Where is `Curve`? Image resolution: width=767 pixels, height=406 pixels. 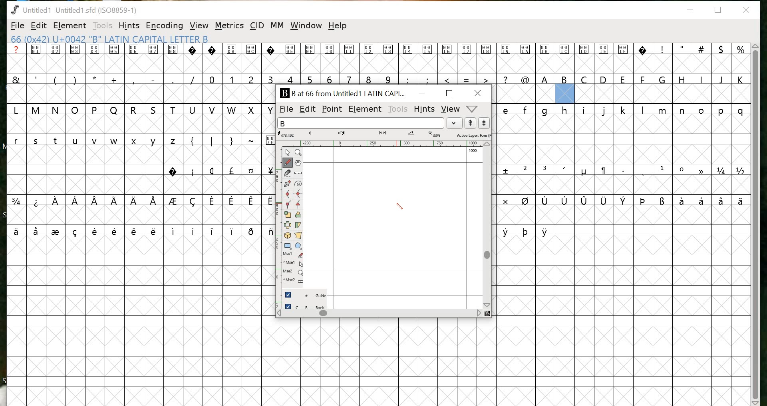 Curve is located at coordinates (289, 195).